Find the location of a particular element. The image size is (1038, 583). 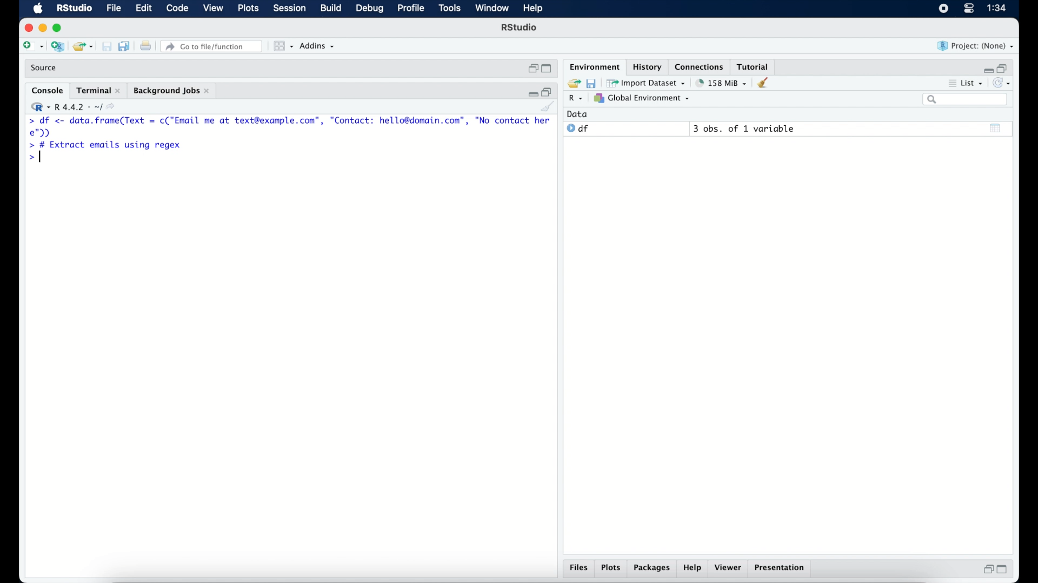

open existing project is located at coordinates (82, 46).